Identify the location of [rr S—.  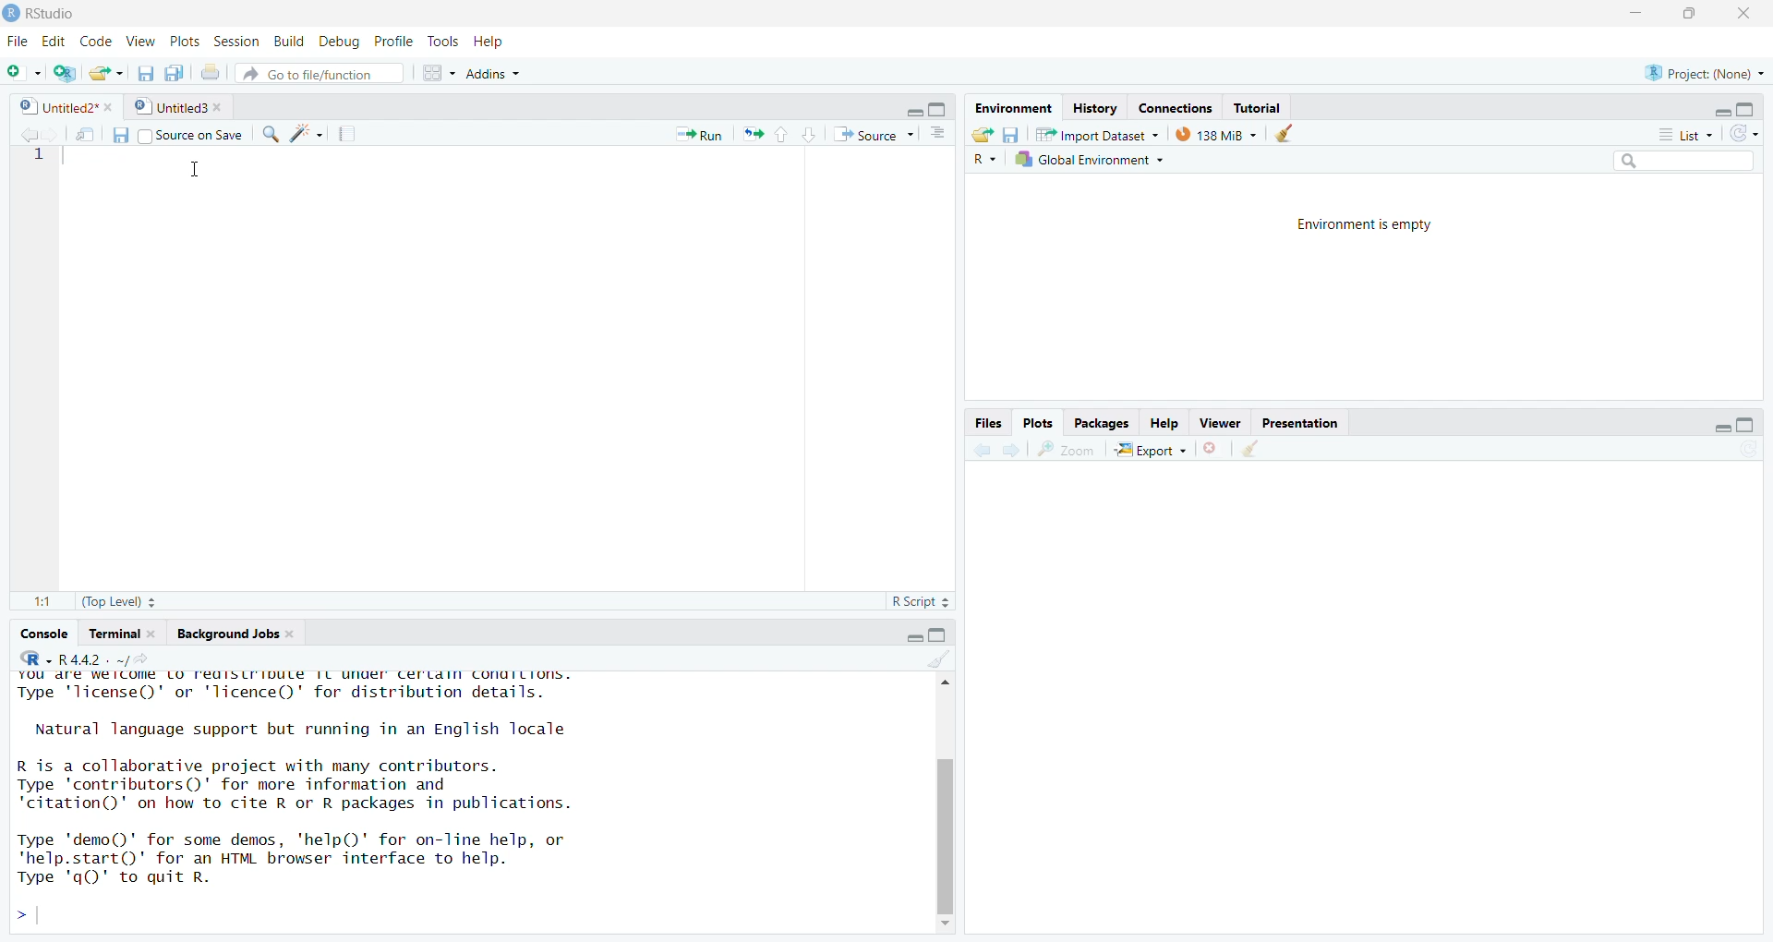
(1010, 103).